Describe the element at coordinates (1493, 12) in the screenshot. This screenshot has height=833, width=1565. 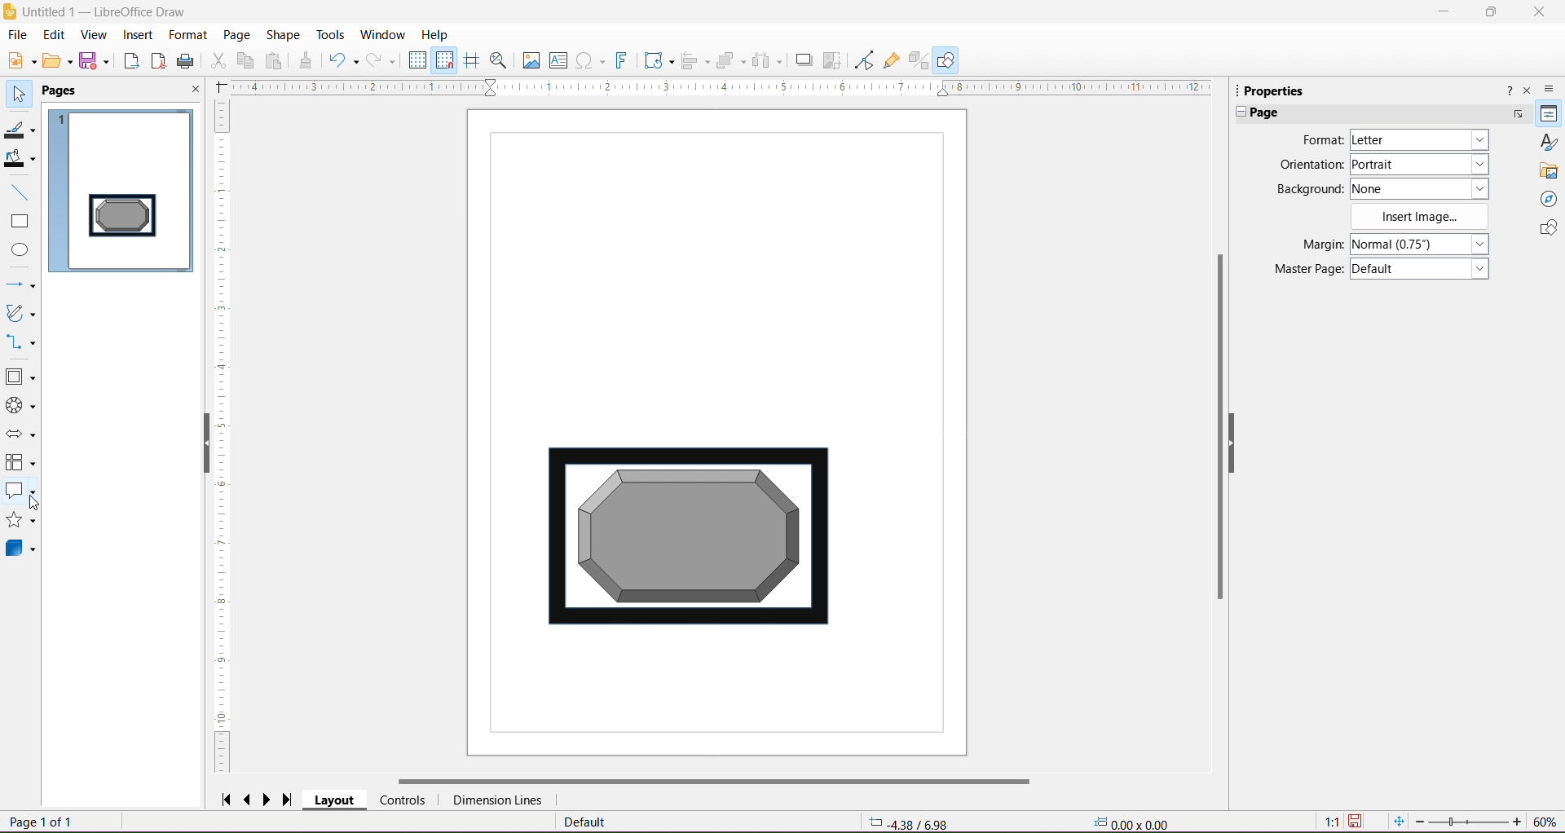
I see `Restore down` at that location.